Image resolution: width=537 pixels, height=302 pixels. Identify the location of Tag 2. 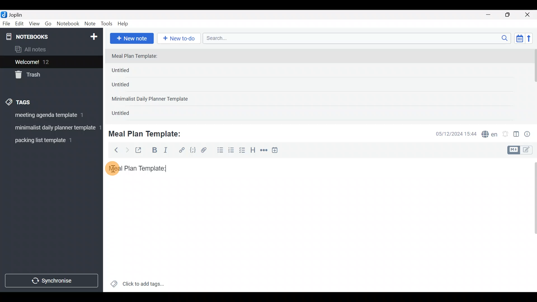
(51, 128).